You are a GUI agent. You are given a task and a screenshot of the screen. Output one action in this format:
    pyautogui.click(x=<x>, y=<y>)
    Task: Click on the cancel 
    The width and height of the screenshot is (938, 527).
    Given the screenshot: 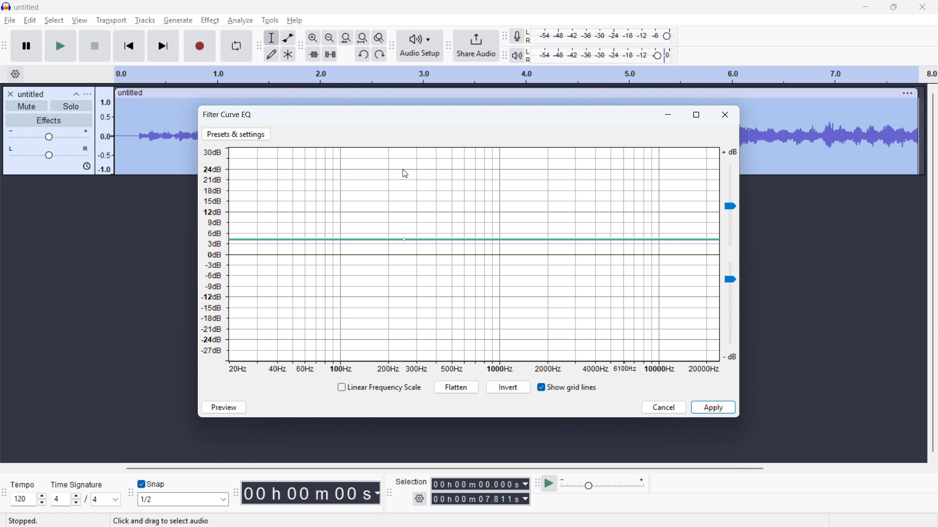 What is the action you would take?
    pyautogui.click(x=665, y=407)
    